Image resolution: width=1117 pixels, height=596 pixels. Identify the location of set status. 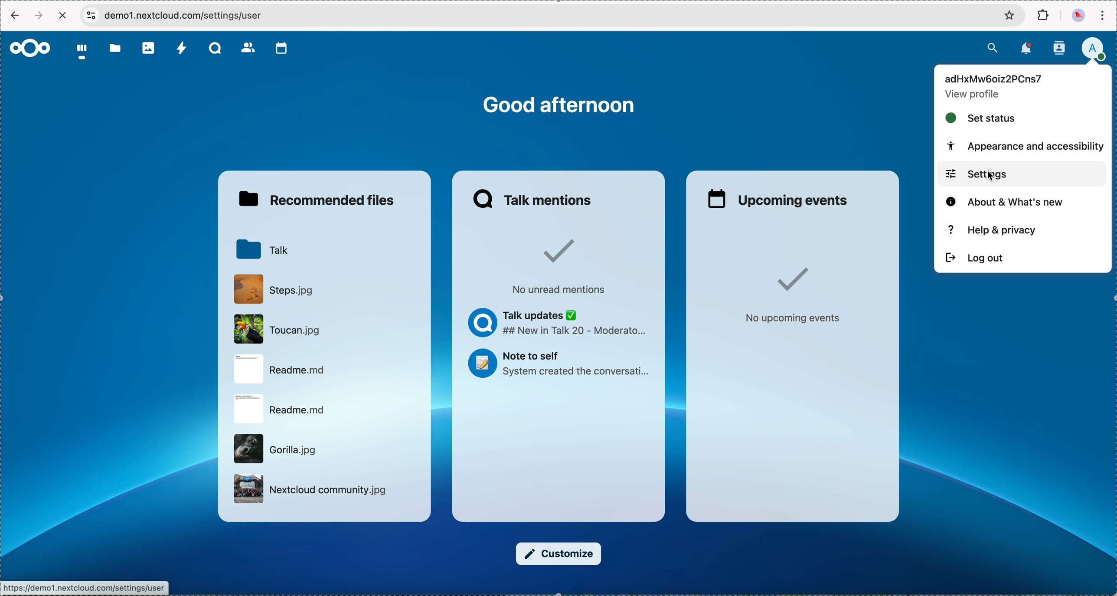
(981, 118).